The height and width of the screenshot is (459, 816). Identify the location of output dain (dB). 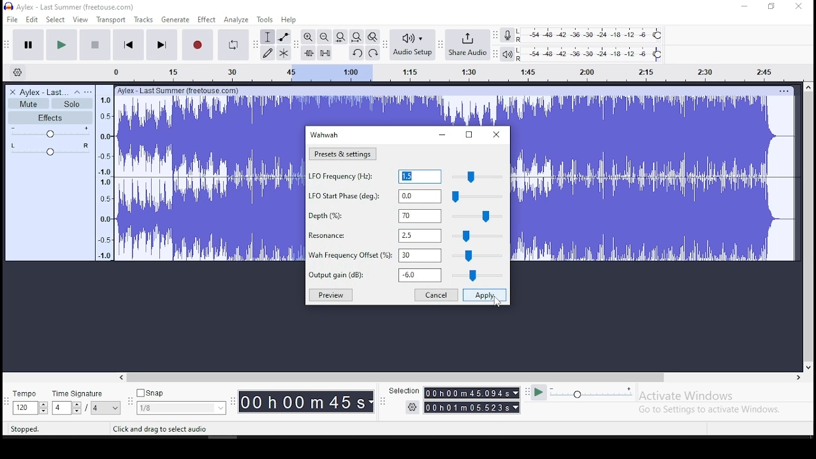
(373, 275).